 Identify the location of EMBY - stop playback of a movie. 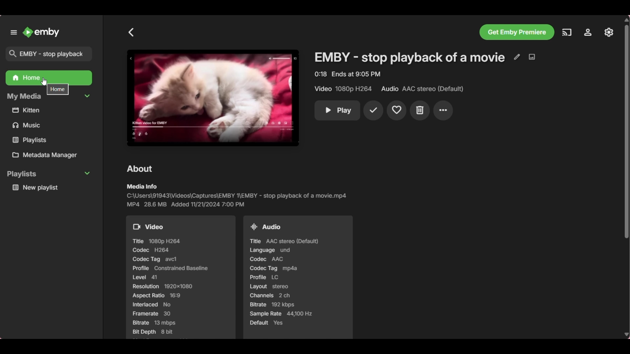
(409, 58).